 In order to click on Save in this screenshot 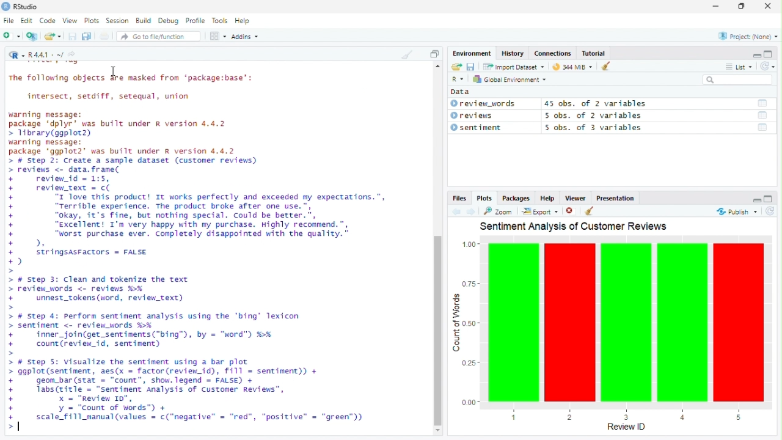, I will do `click(470, 67)`.